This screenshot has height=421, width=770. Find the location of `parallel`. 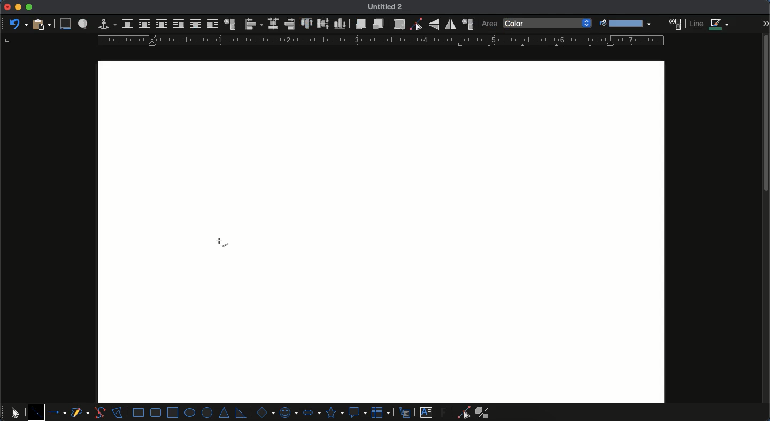

parallel is located at coordinates (144, 24).